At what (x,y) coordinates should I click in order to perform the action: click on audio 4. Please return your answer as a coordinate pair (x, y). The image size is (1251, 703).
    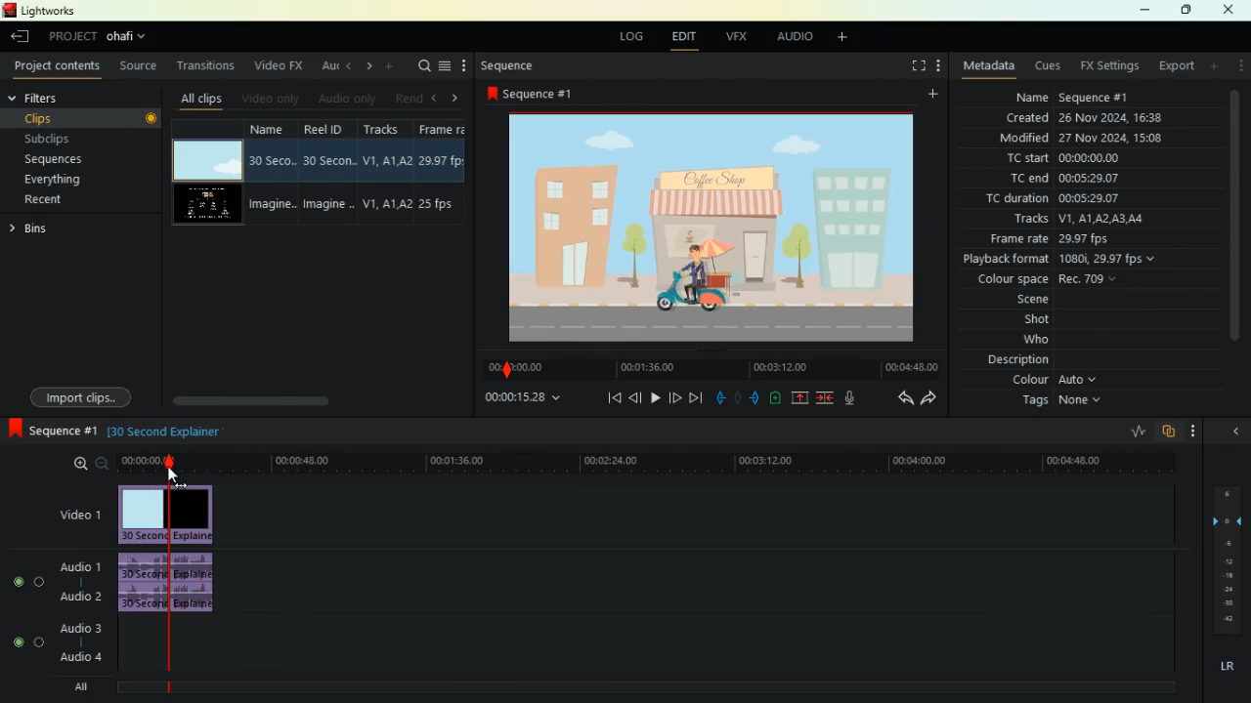
    Looking at the image, I should click on (73, 658).